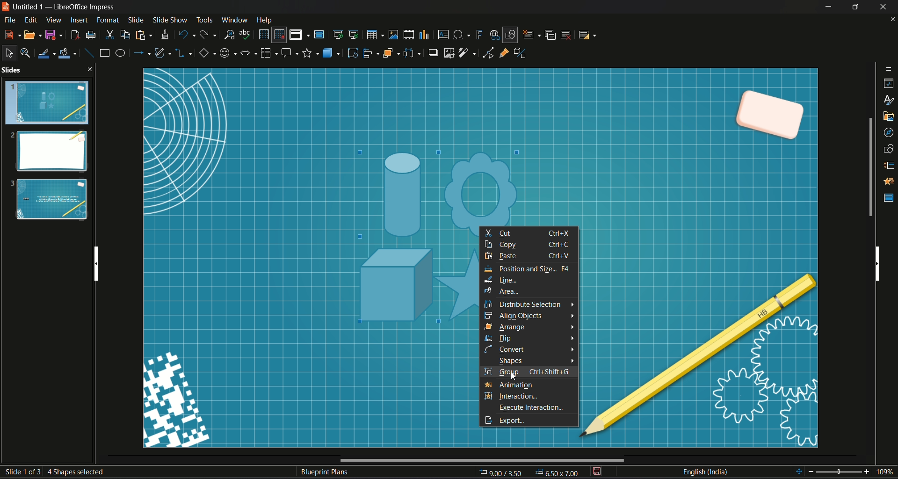 Image resolution: width=898 pixels, height=479 pixels. I want to click on rectangle, so click(104, 52).